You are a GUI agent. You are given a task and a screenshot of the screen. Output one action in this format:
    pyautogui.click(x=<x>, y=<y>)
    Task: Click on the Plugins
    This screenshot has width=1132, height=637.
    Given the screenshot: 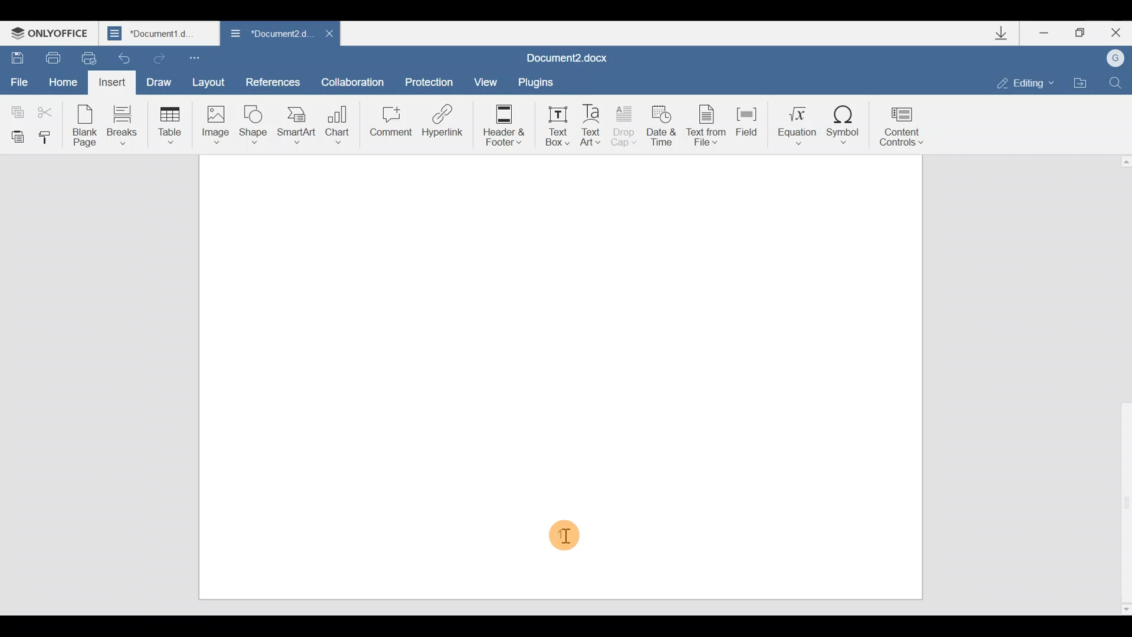 What is the action you would take?
    pyautogui.click(x=545, y=80)
    